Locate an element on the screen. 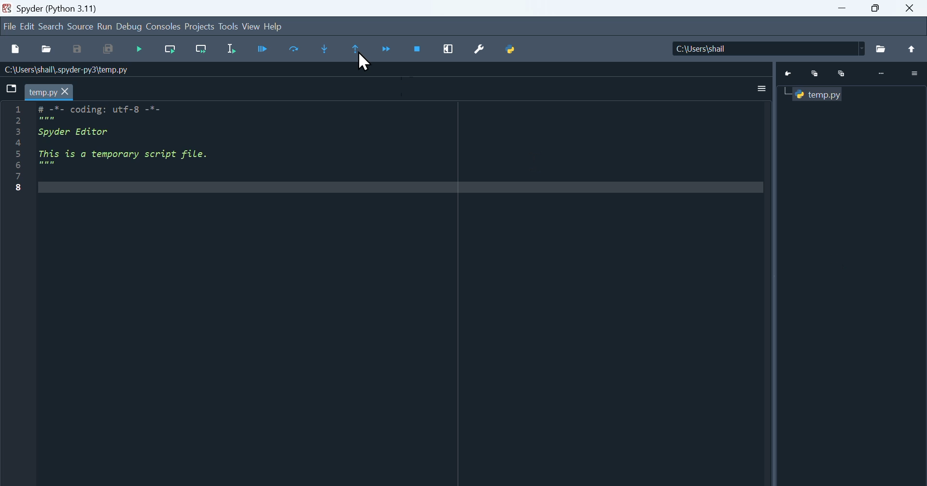 The height and width of the screenshot is (486, 927). Stop debugging is located at coordinates (417, 49).